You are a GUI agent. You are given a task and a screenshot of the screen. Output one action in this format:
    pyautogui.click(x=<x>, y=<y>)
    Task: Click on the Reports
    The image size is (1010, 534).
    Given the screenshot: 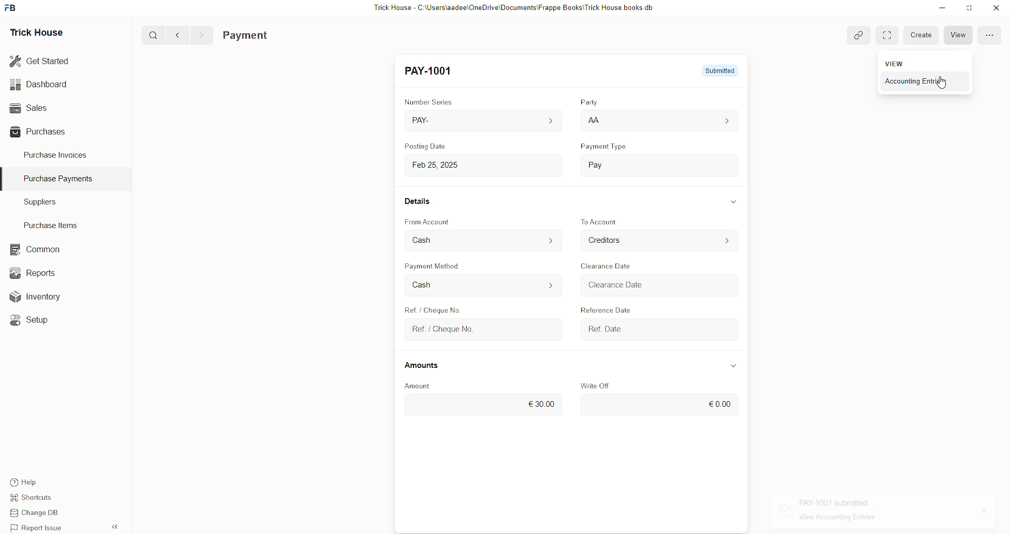 What is the action you would take?
    pyautogui.click(x=36, y=272)
    